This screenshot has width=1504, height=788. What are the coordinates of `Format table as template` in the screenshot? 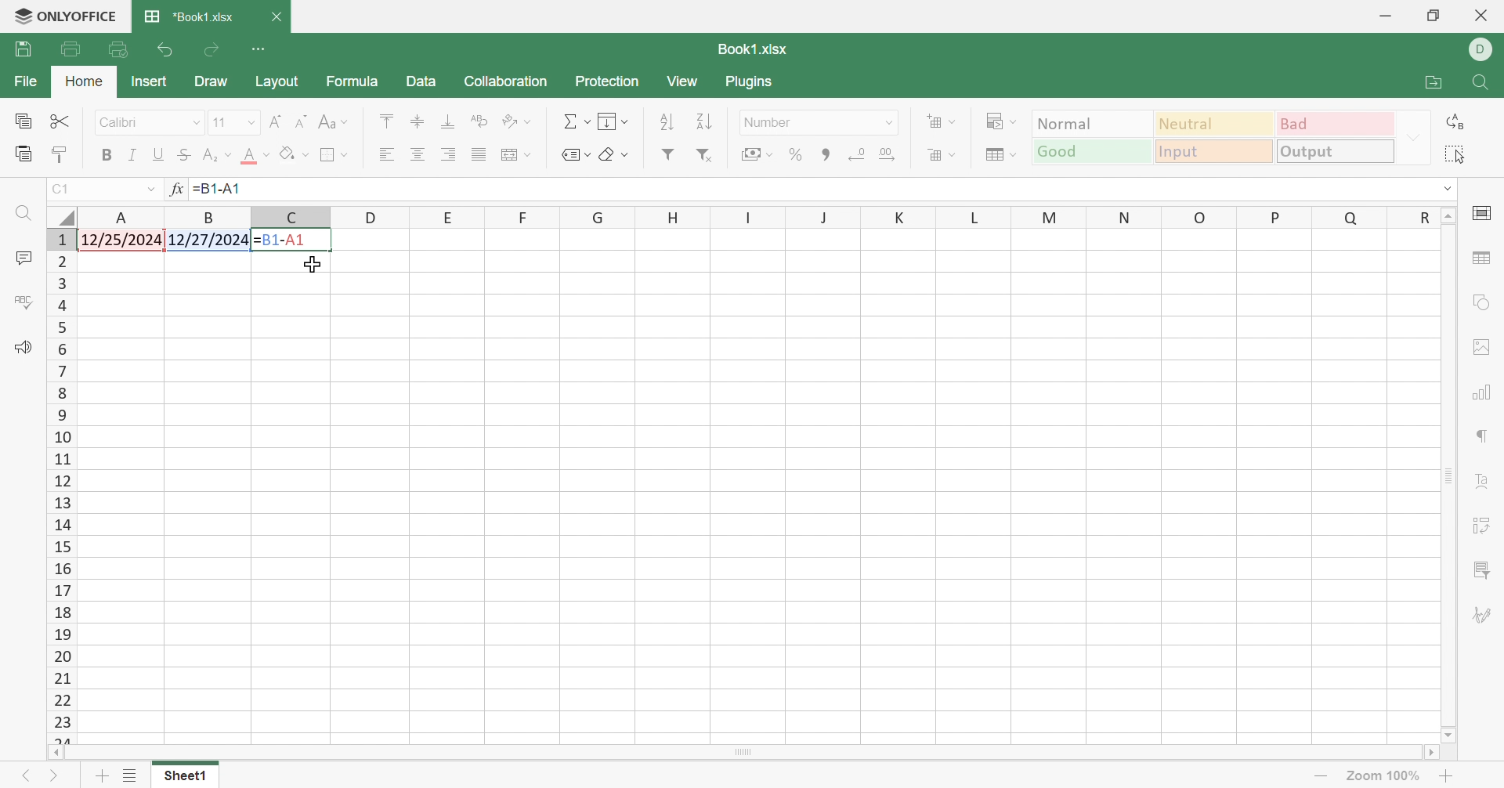 It's located at (999, 156).